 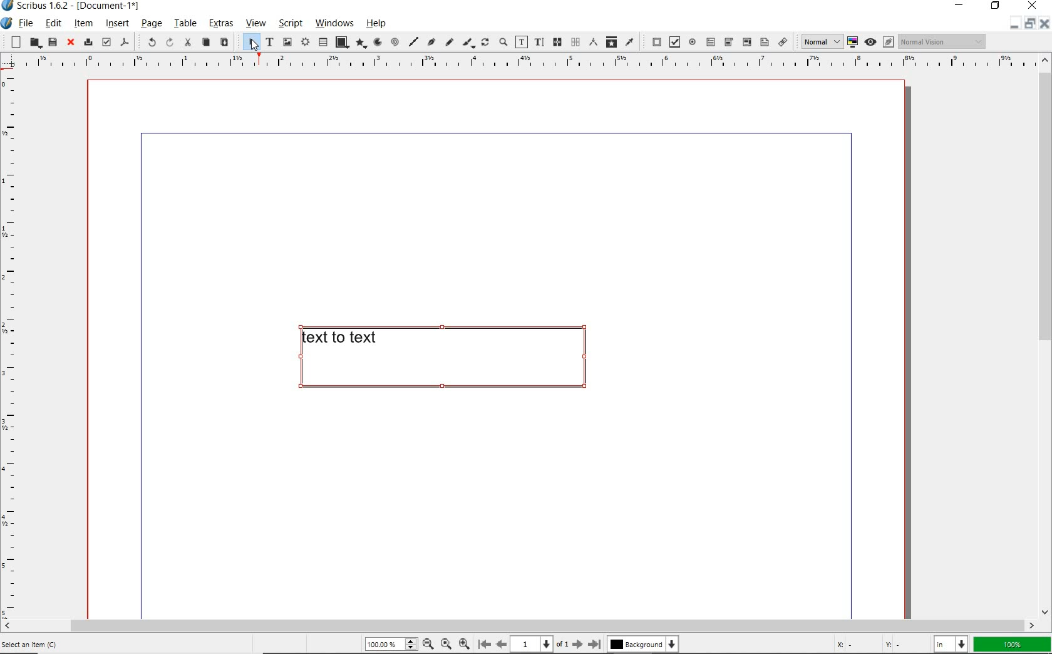 What do you see at coordinates (288, 42) in the screenshot?
I see `image frame` at bounding box center [288, 42].